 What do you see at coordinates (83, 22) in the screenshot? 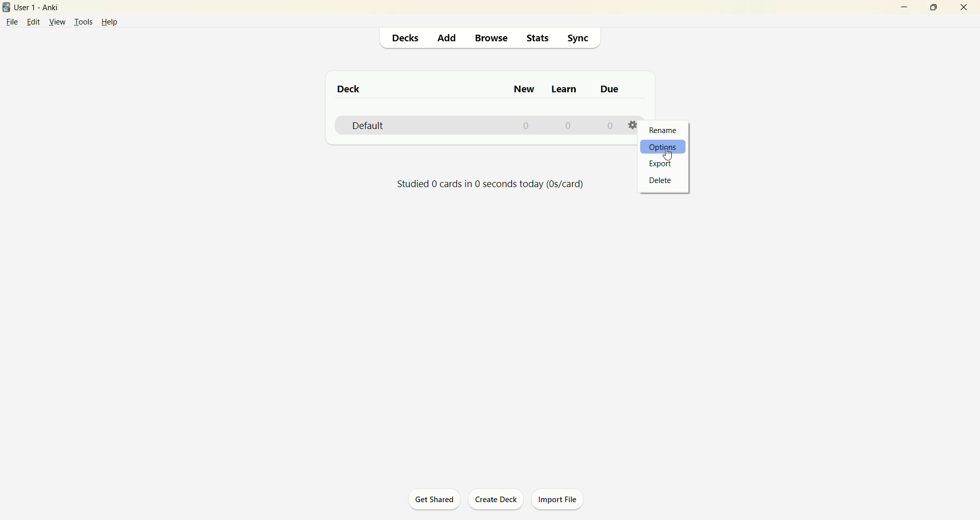
I see `tools` at bounding box center [83, 22].